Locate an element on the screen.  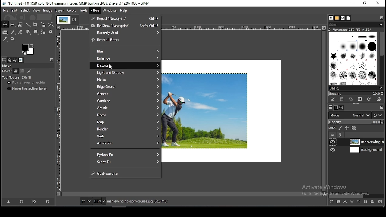
duplicate brush is located at coordinates (350, 99).